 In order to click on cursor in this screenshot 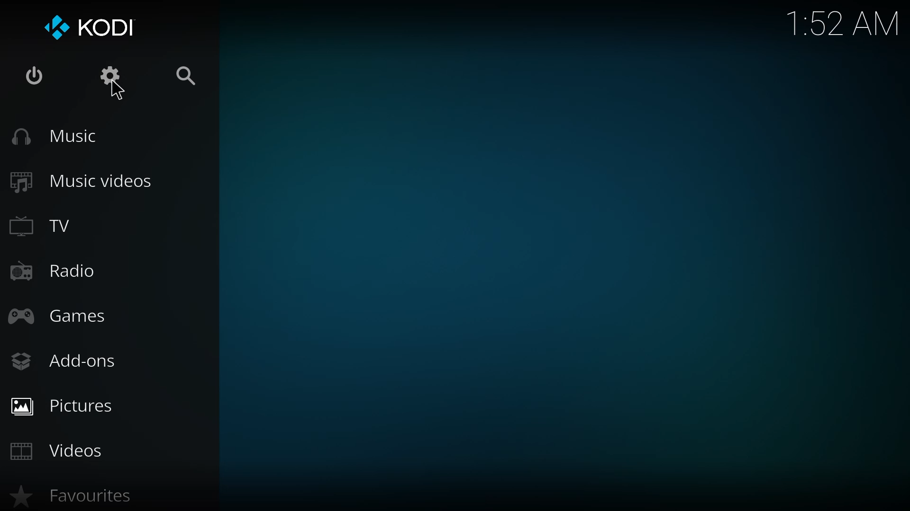, I will do `click(115, 90)`.